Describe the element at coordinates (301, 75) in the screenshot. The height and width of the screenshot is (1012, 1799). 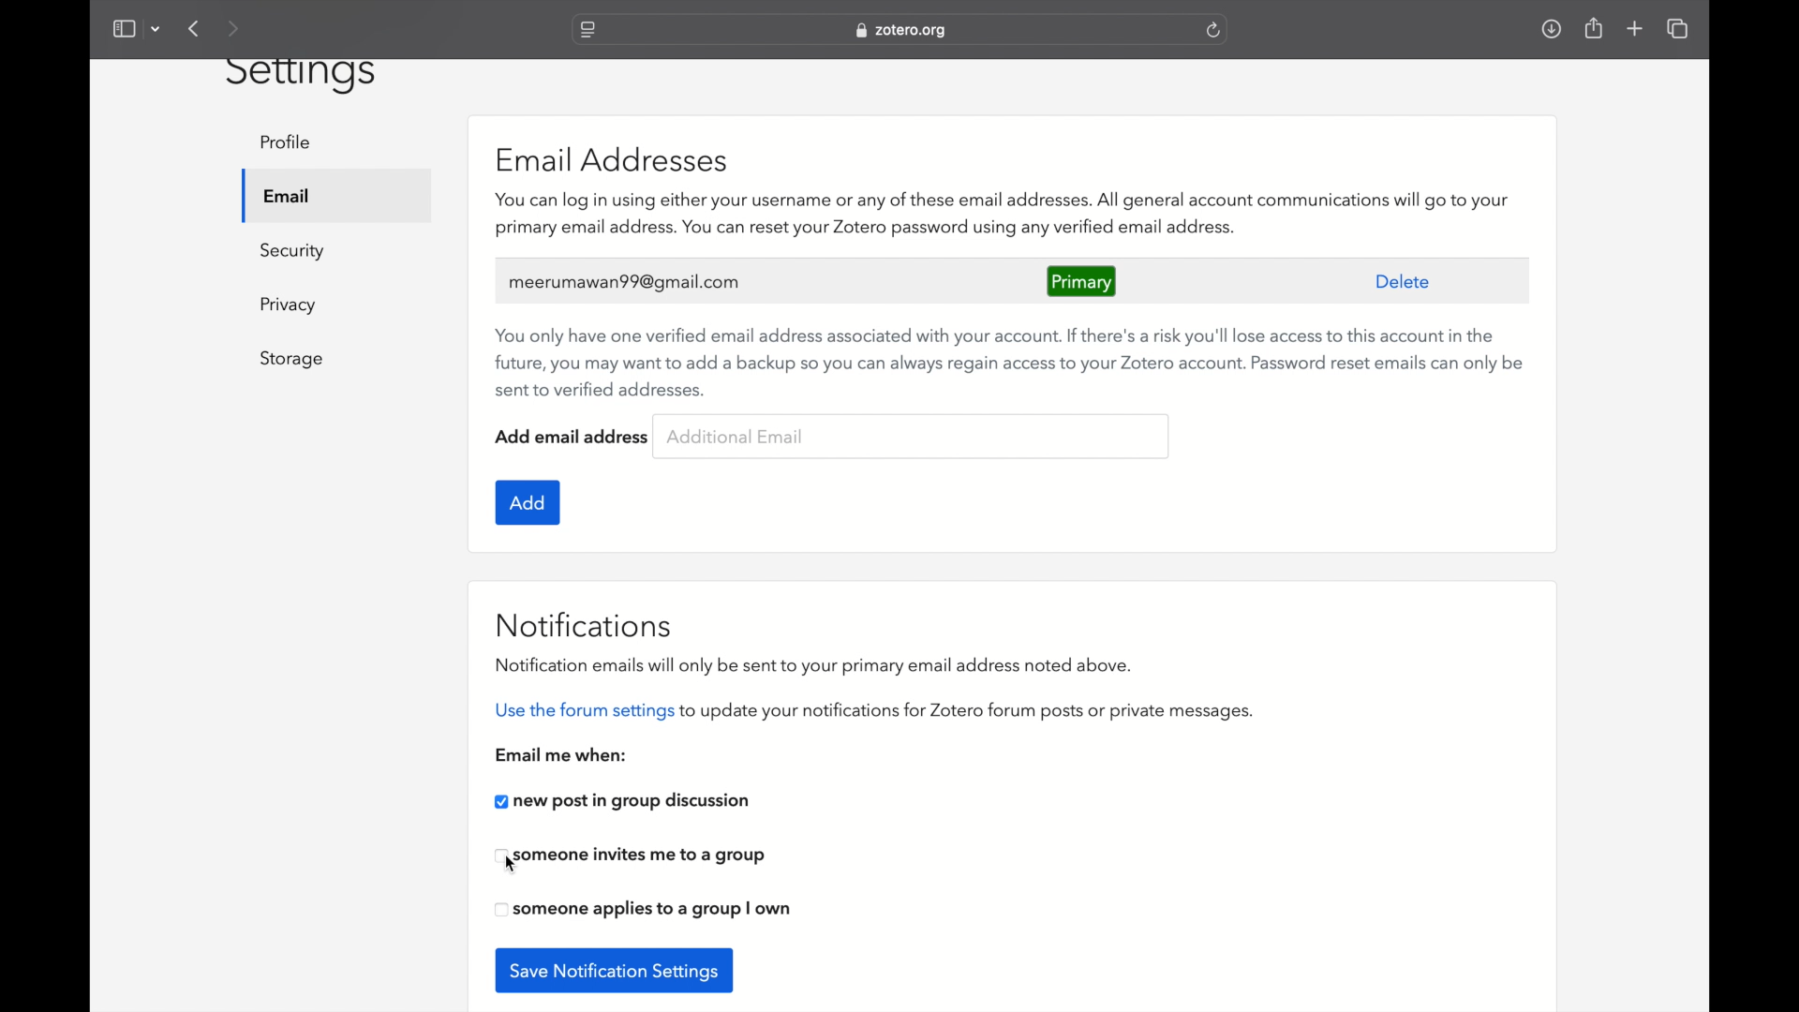
I see `settings` at that location.